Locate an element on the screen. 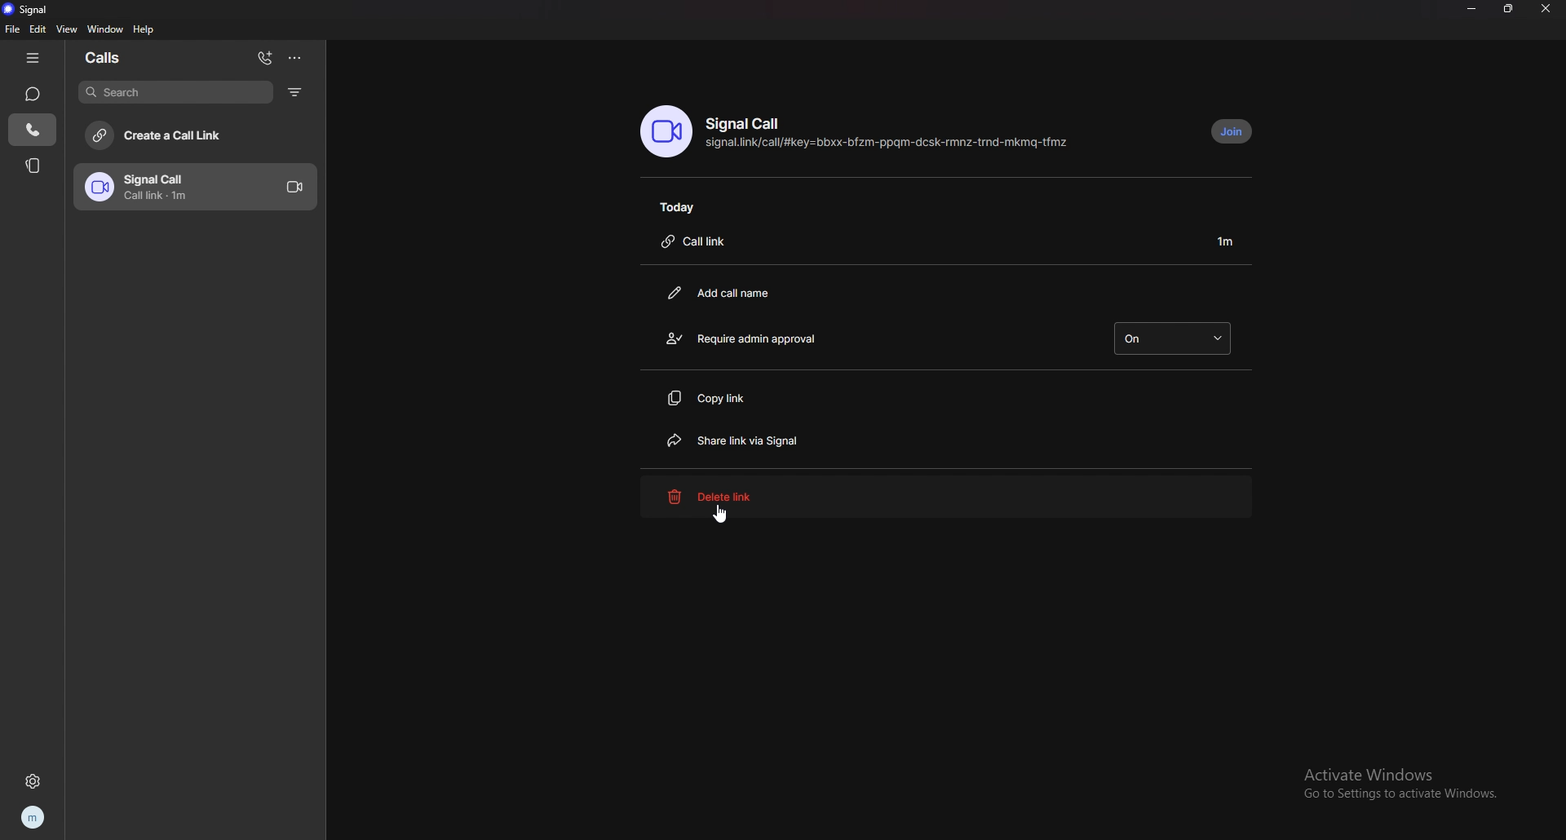  delete link is located at coordinates (949, 497).